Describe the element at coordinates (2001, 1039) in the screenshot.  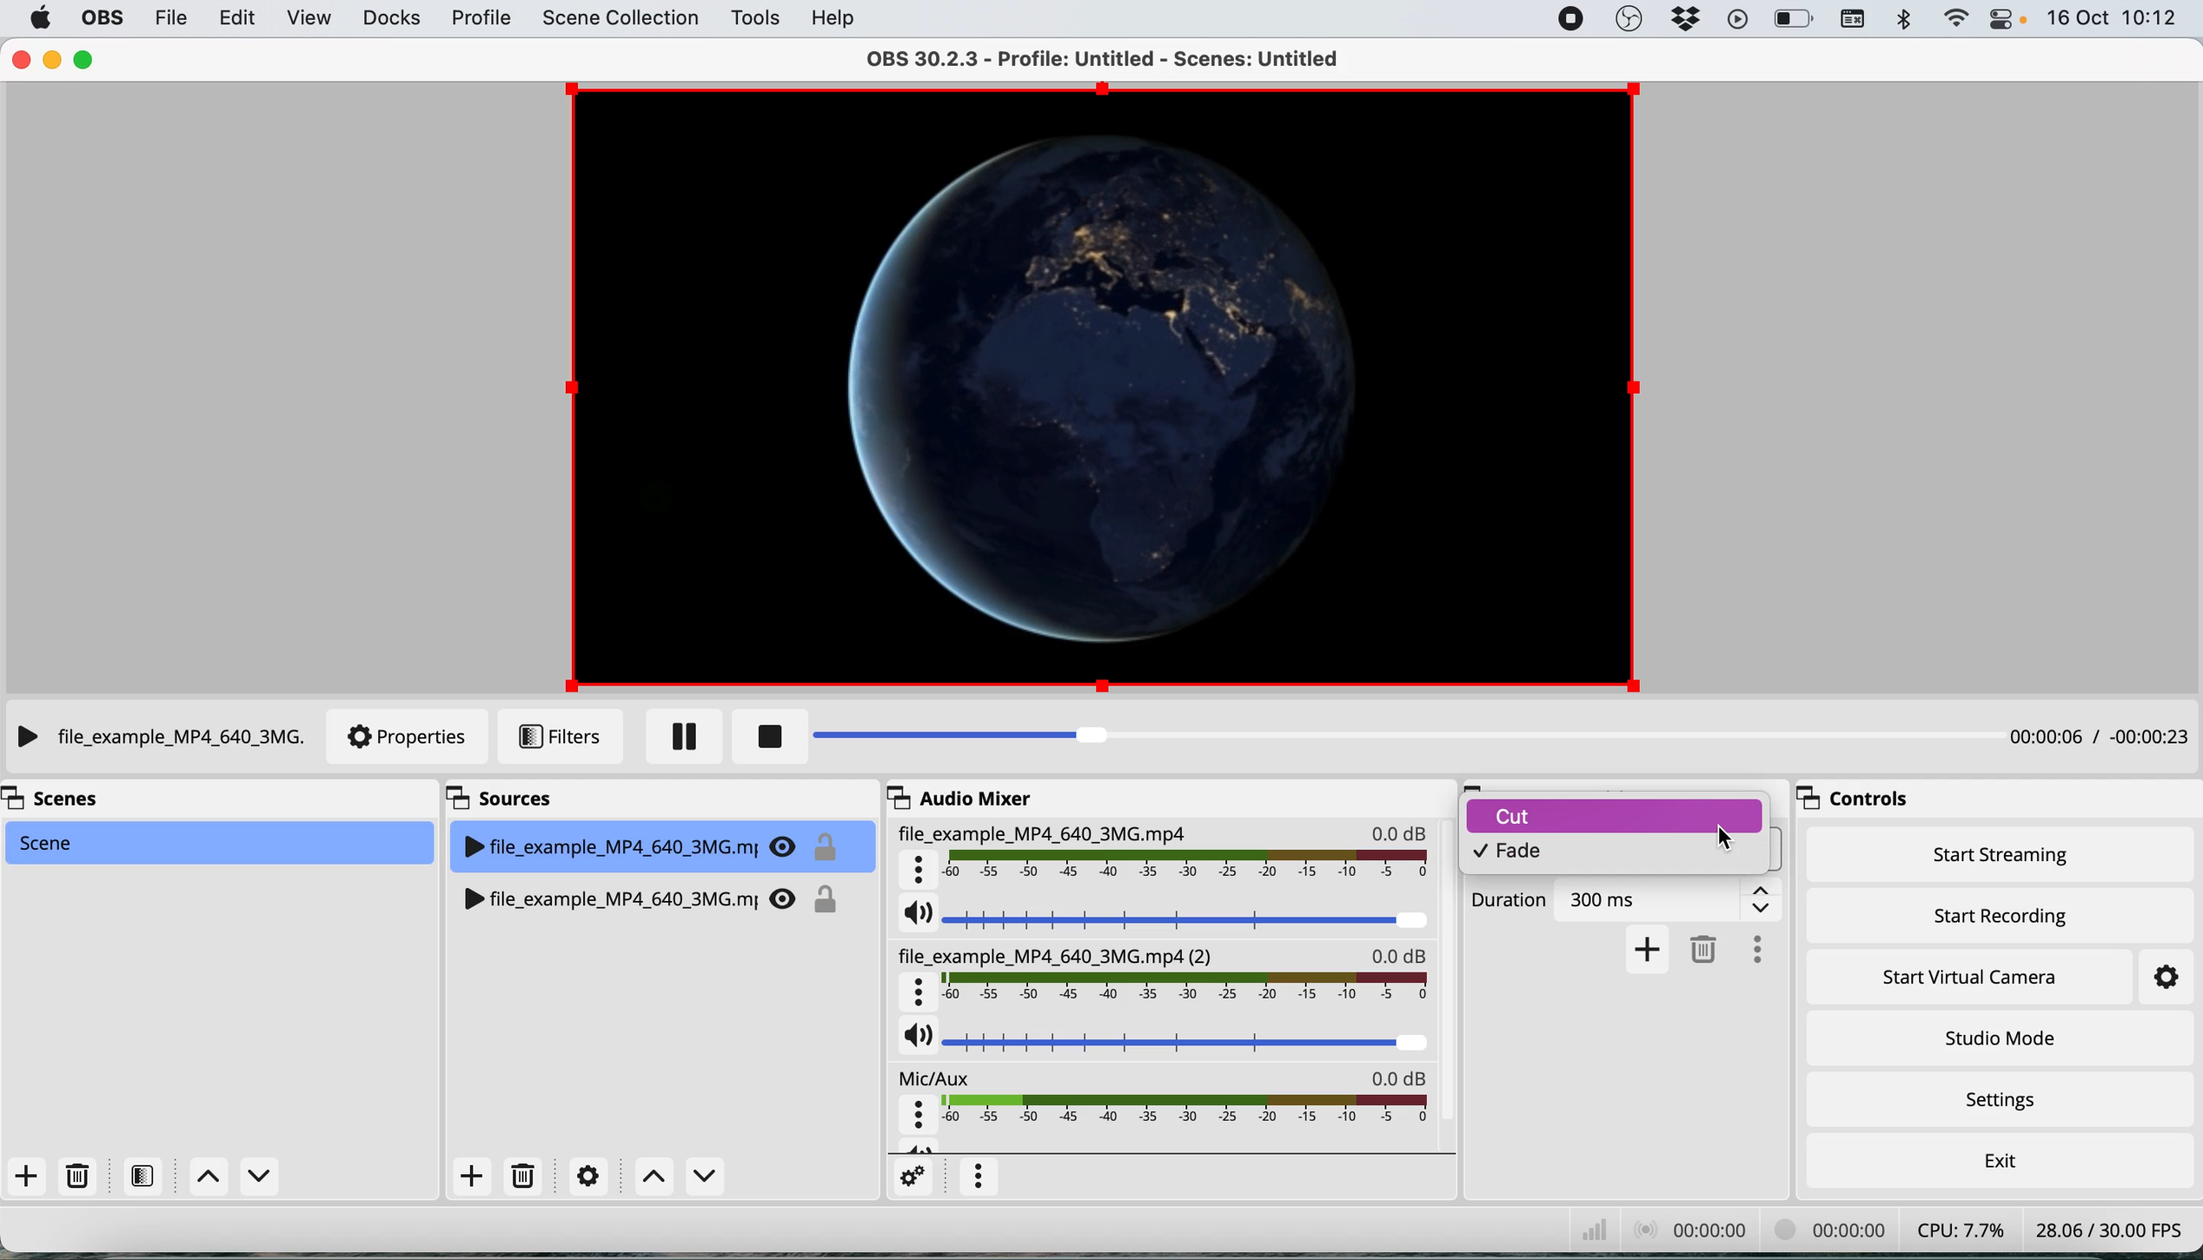
I see `studio mode` at that location.